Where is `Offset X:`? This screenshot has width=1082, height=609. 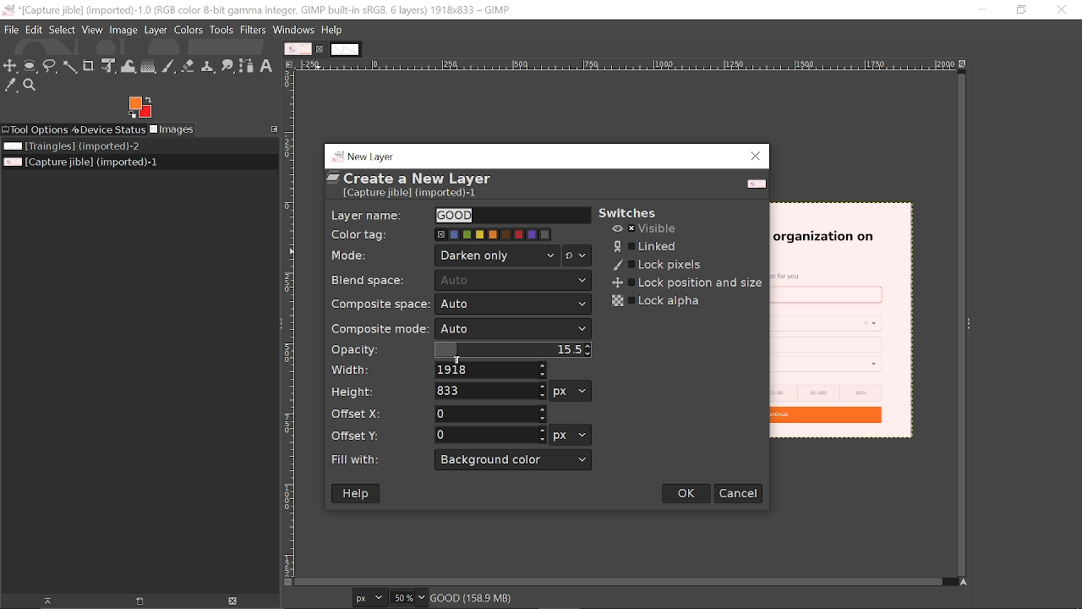
Offset X: is located at coordinates (358, 414).